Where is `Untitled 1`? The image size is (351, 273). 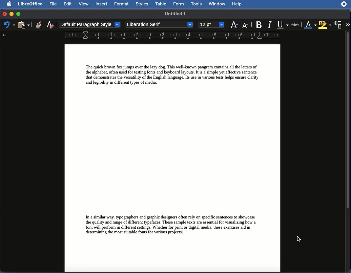 Untitled 1 is located at coordinates (176, 13).